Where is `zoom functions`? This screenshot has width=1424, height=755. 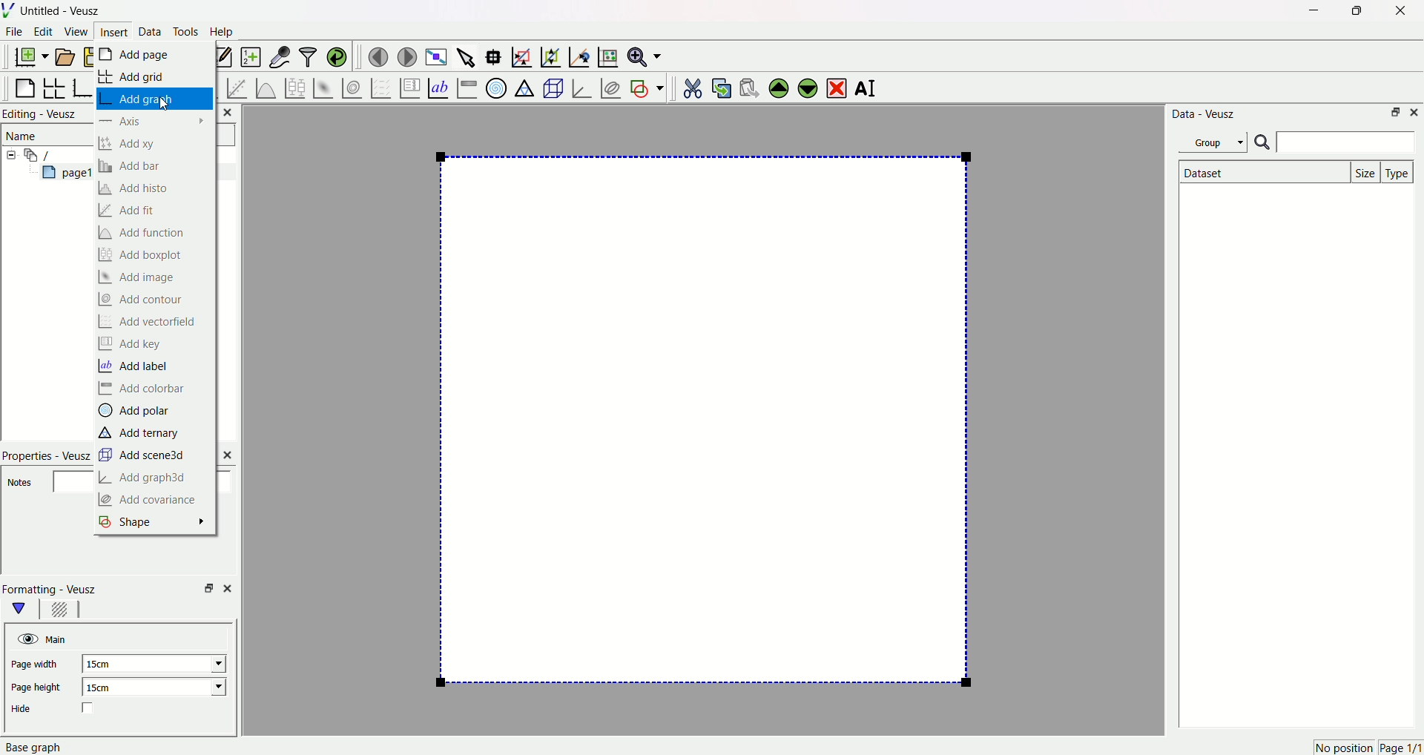 zoom functions is located at coordinates (645, 56).